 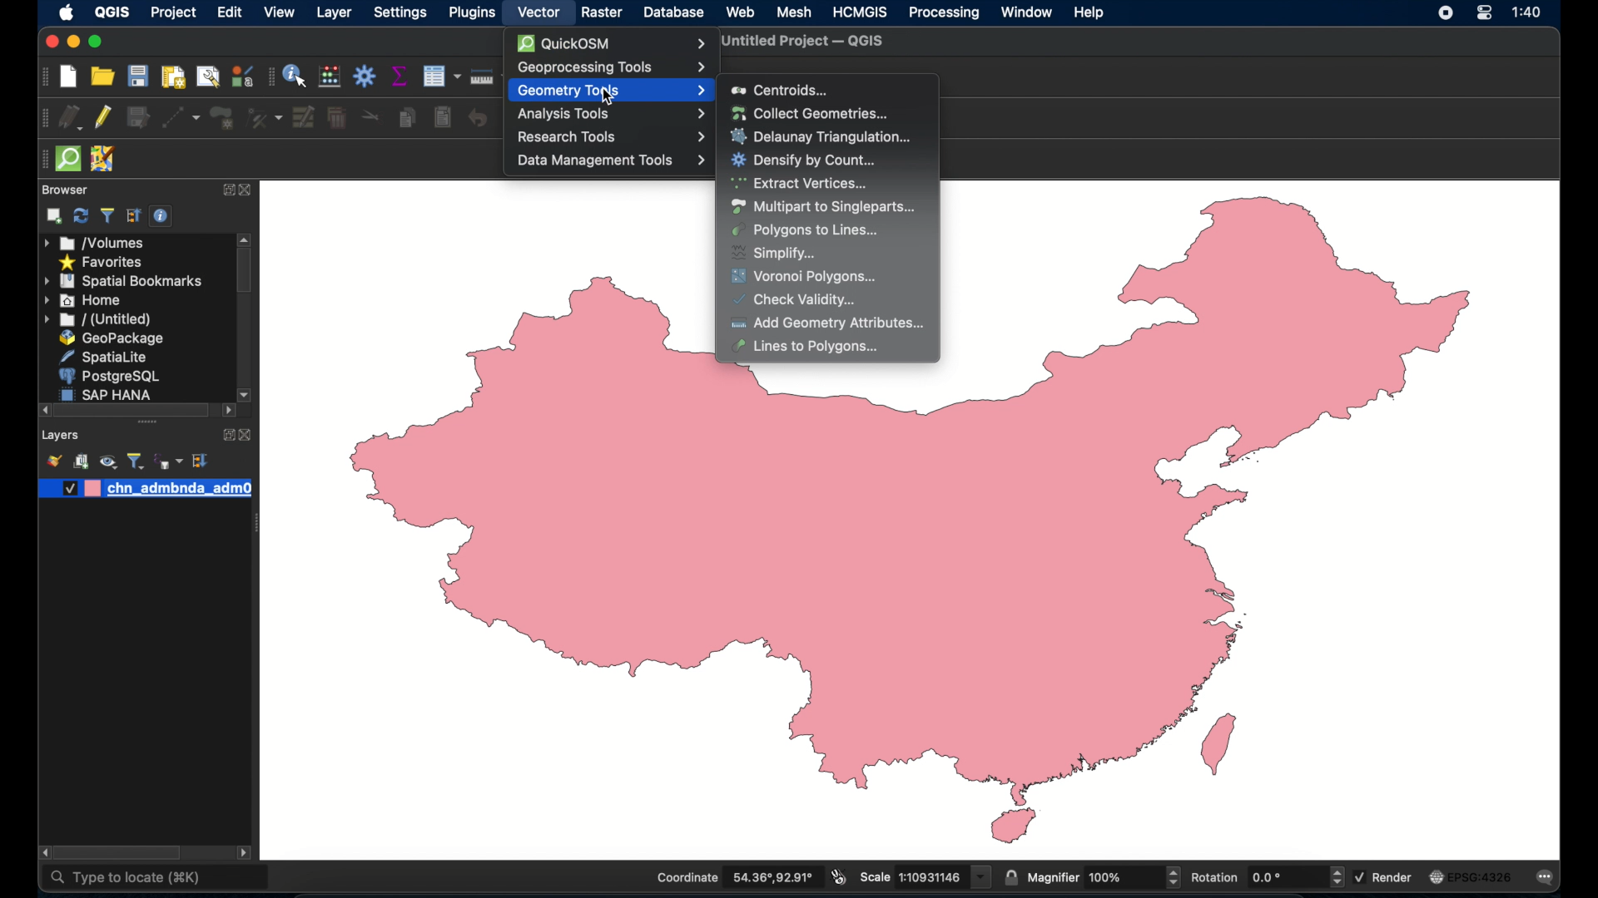 What do you see at coordinates (470, 14) in the screenshot?
I see `plugins` at bounding box center [470, 14].